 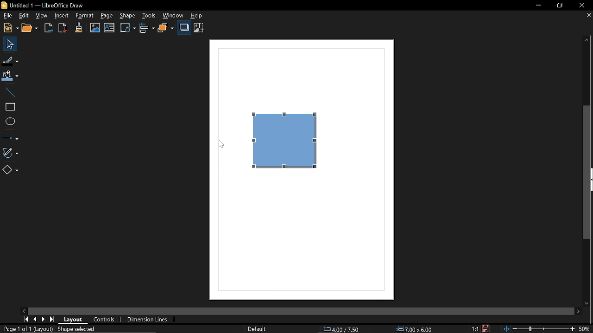 I want to click on Select, so click(x=9, y=44).